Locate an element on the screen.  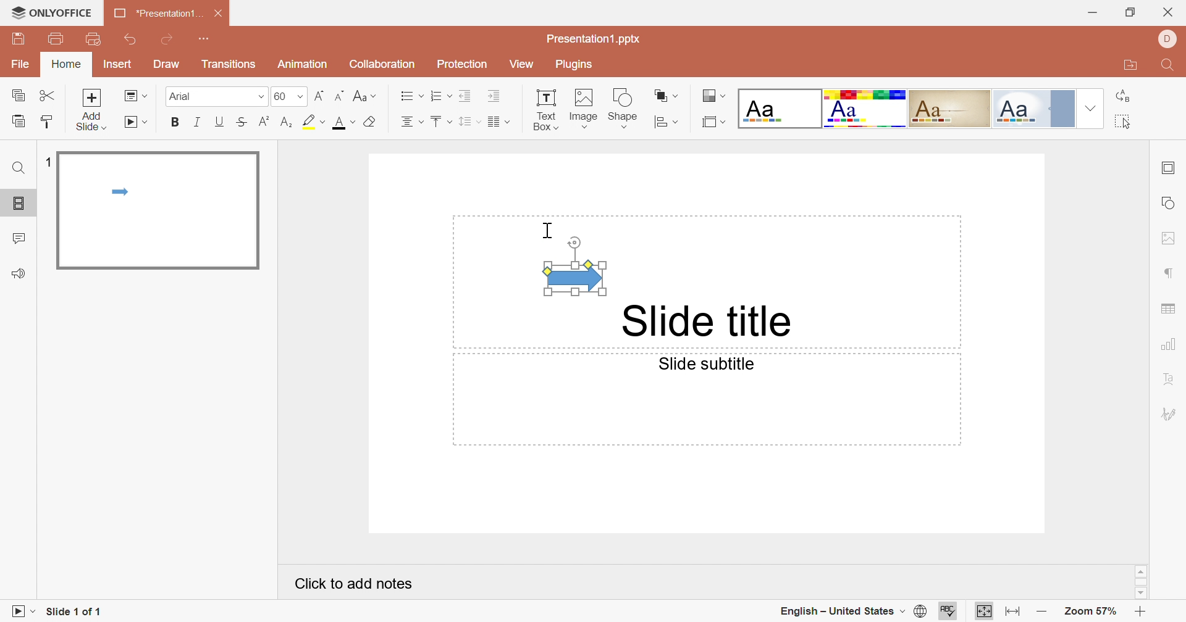
Animation is located at coordinates (300, 64).